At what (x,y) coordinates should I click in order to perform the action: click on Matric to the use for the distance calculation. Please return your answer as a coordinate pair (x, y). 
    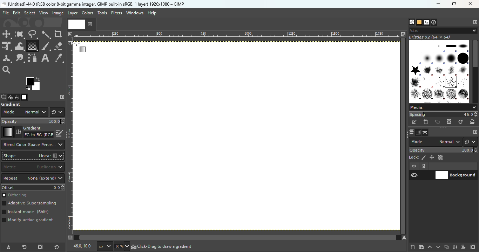
    Looking at the image, I should click on (33, 167).